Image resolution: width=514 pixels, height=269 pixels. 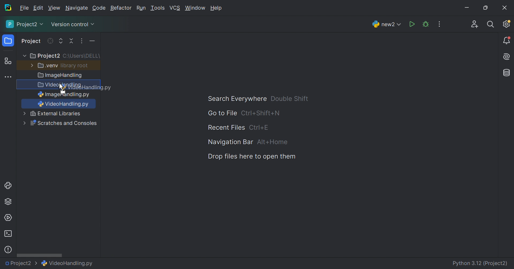 What do you see at coordinates (120, 9) in the screenshot?
I see `Refactor` at bounding box center [120, 9].